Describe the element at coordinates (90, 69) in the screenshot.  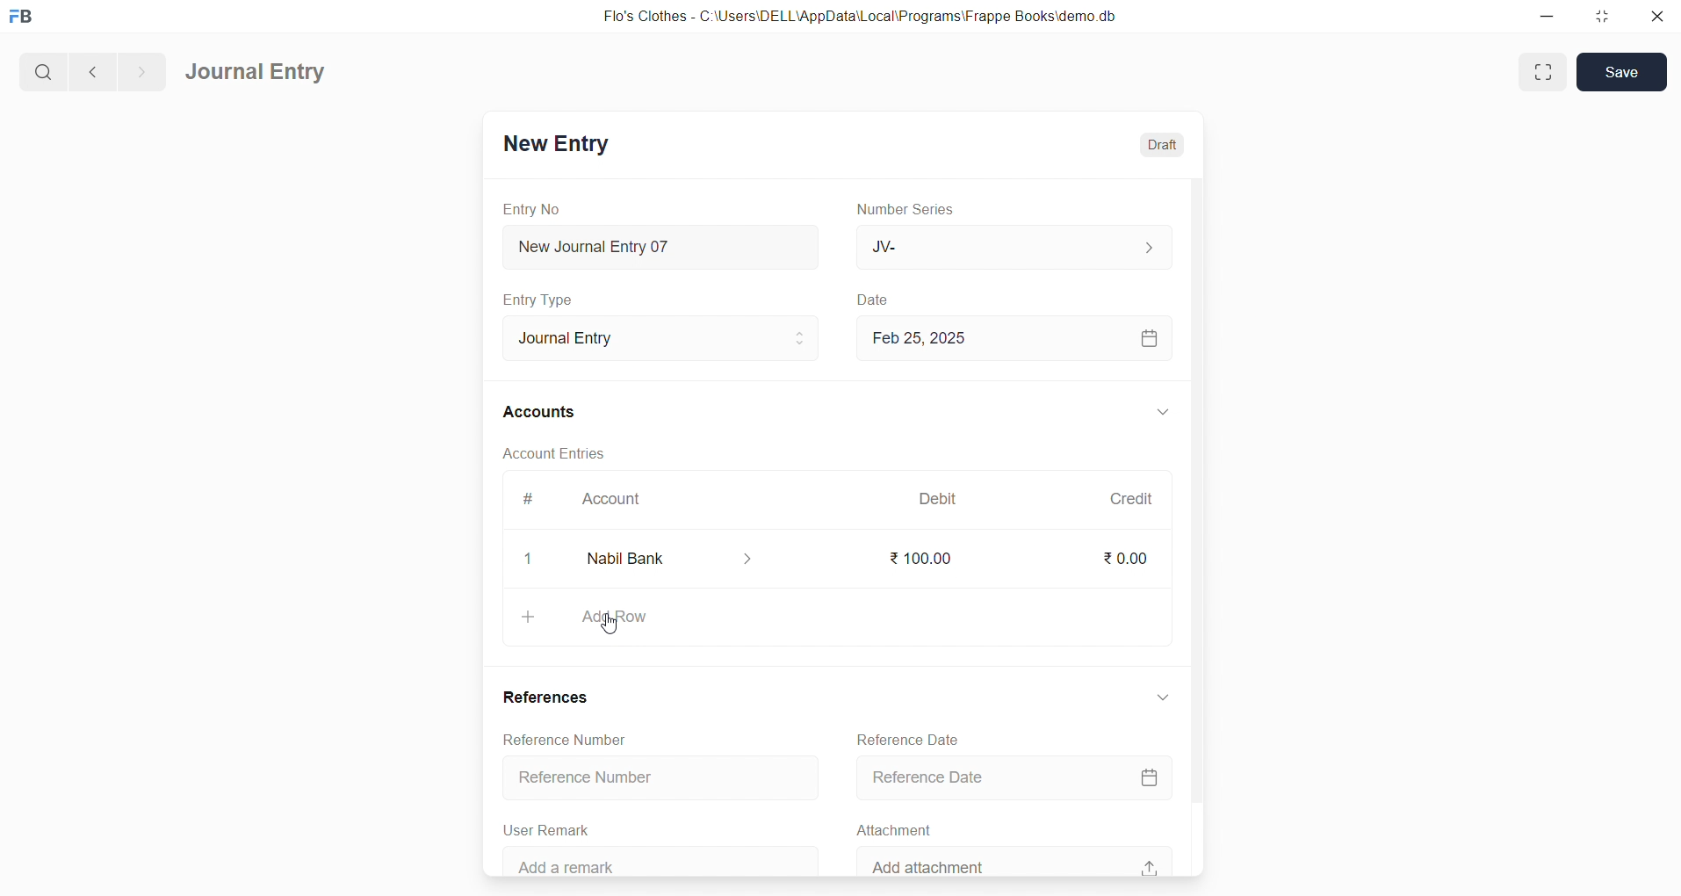
I see `navigate backward ` at that location.